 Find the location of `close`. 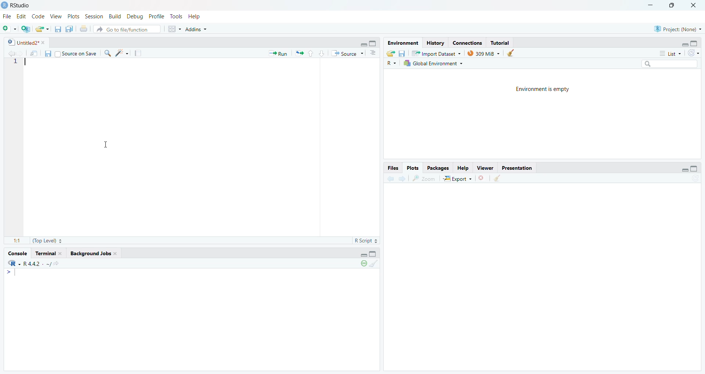

close is located at coordinates (480, 180).